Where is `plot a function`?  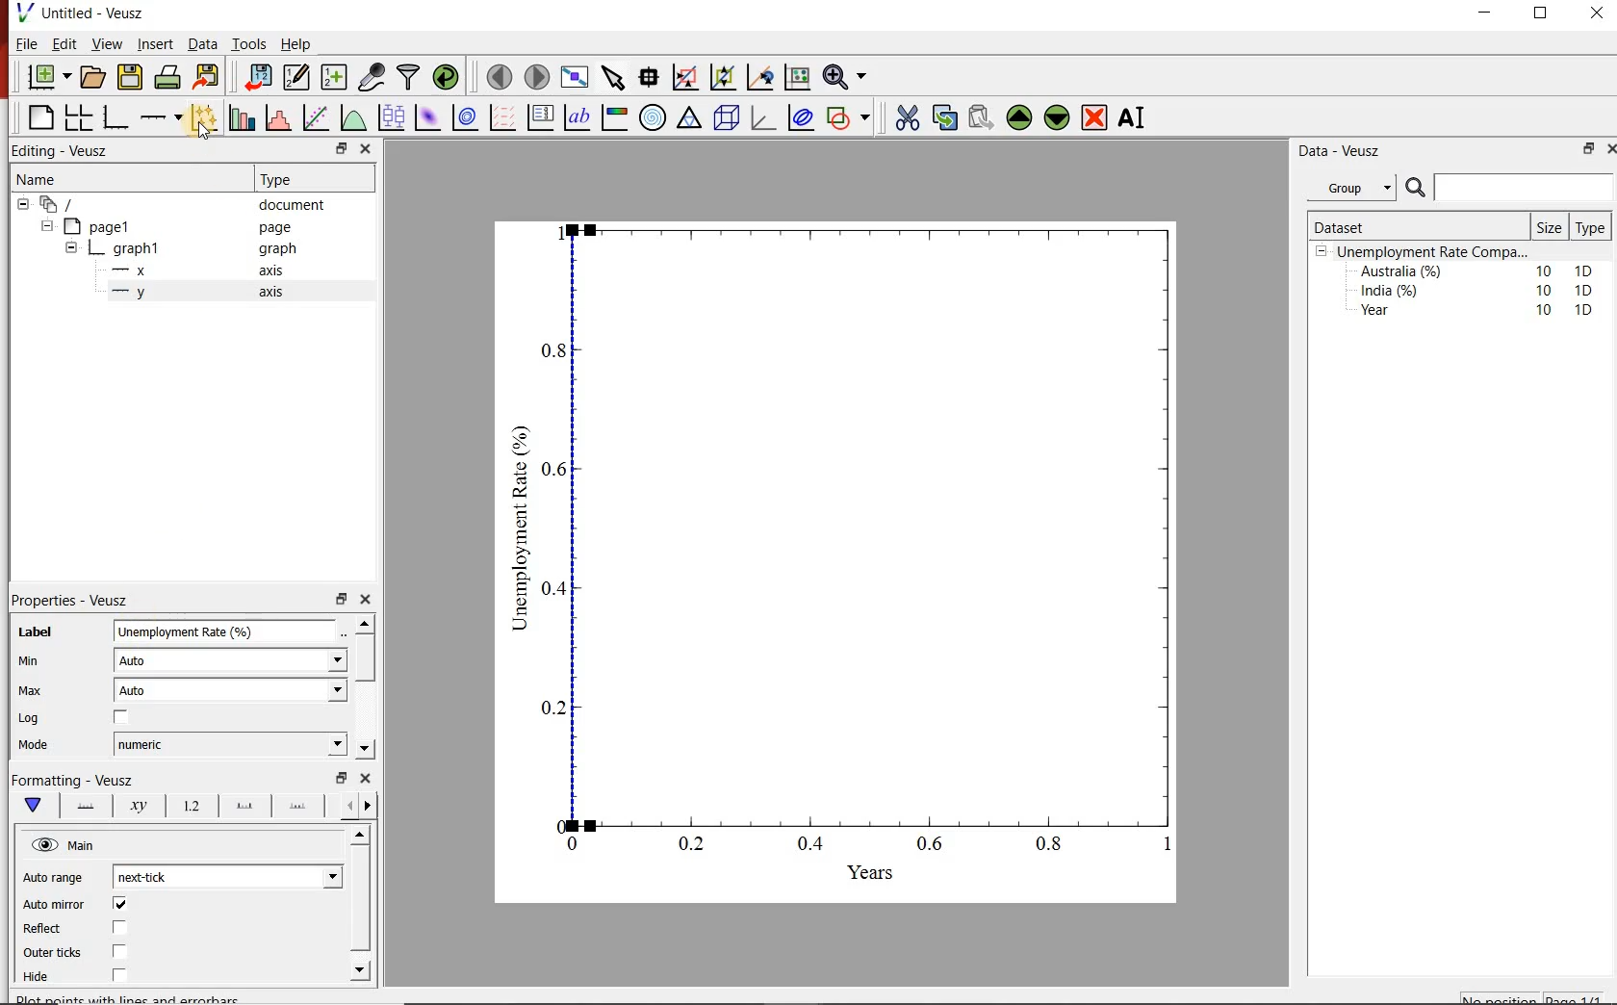
plot a function is located at coordinates (353, 117).